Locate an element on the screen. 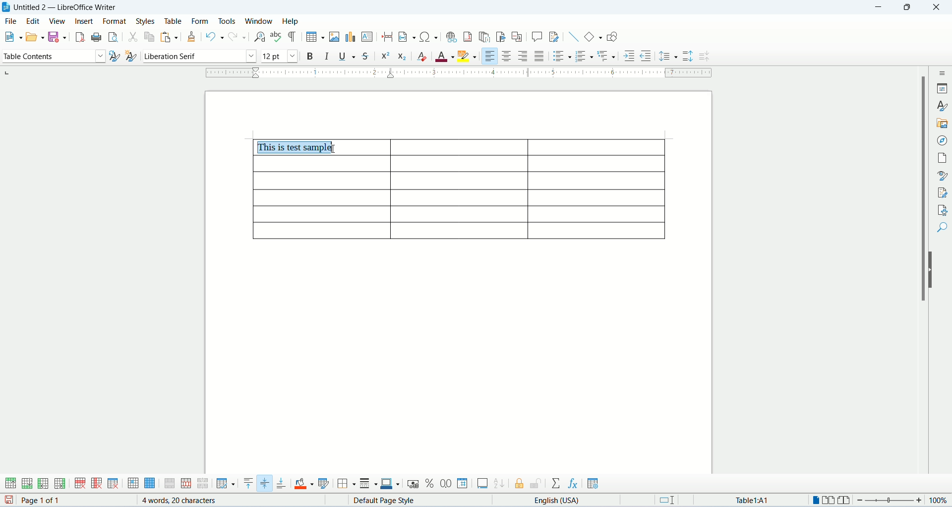  optimize size is located at coordinates (226, 484).